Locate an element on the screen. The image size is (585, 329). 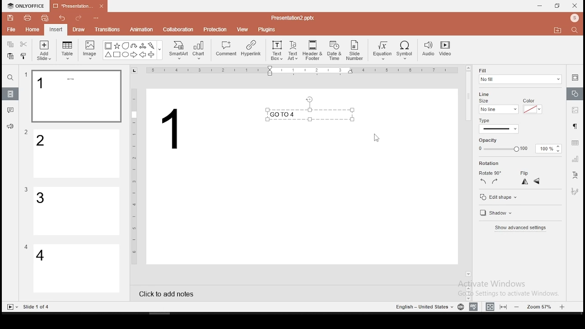
draw is located at coordinates (79, 29).